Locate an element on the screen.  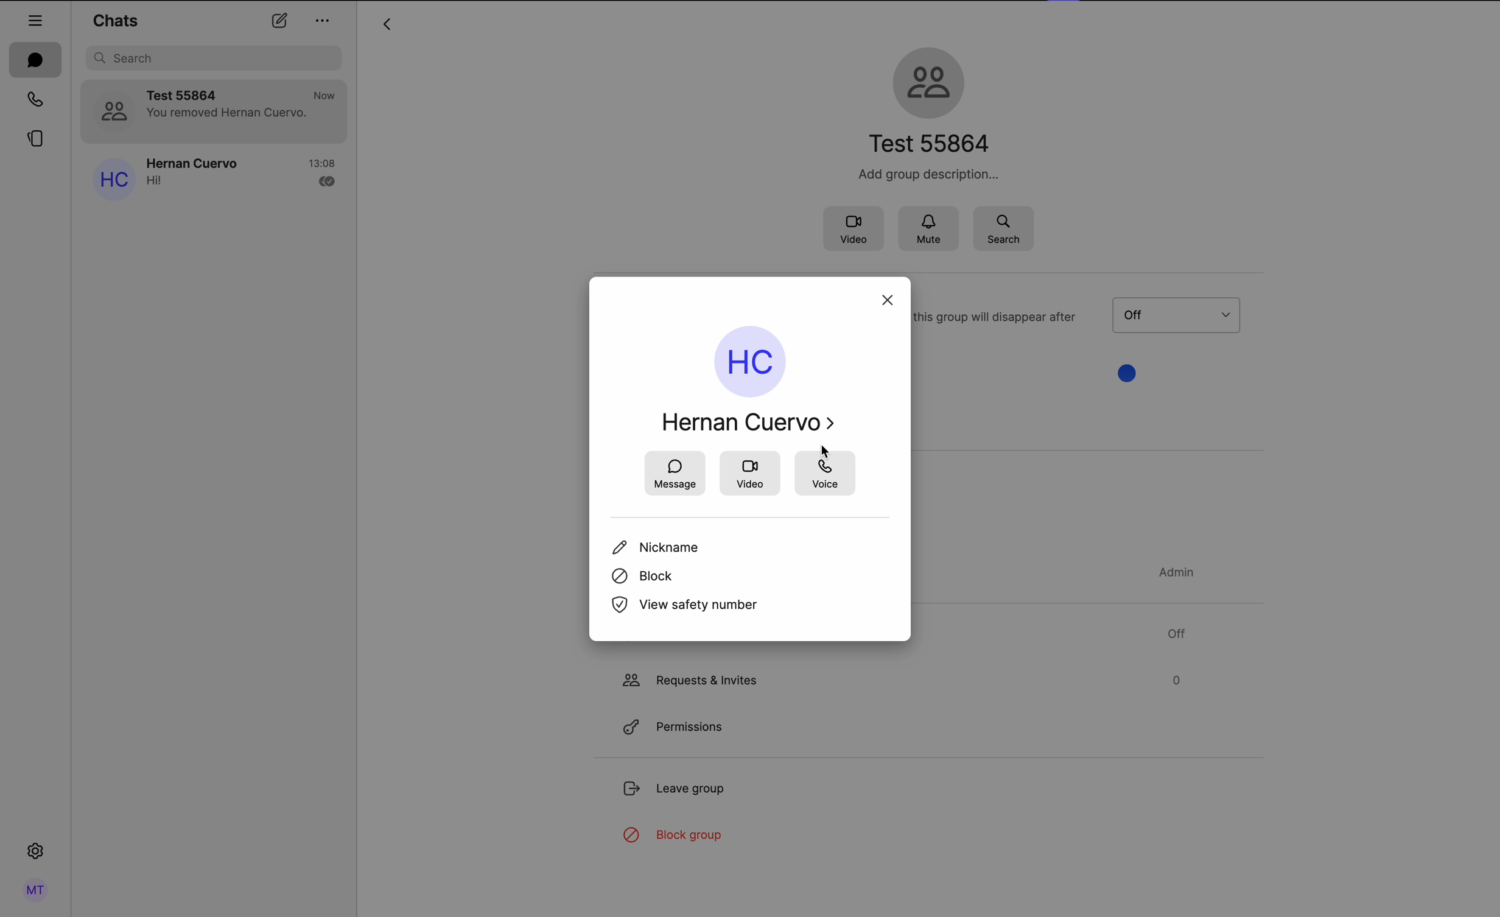
close is located at coordinates (887, 297).